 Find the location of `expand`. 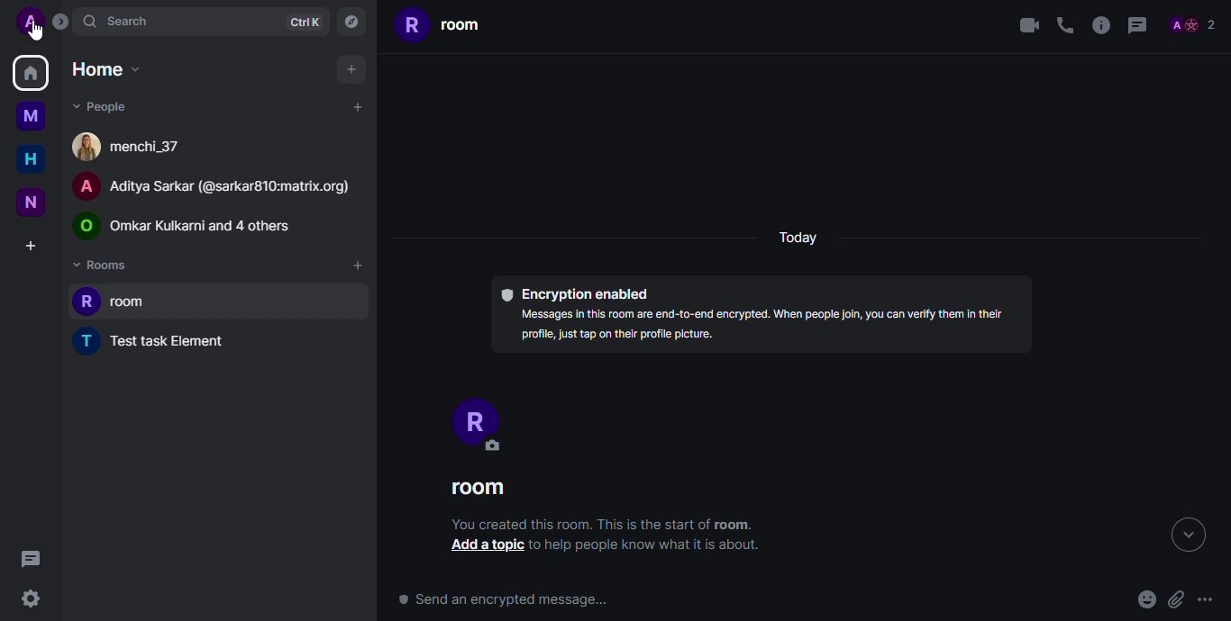

expand is located at coordinates (1187, 535).